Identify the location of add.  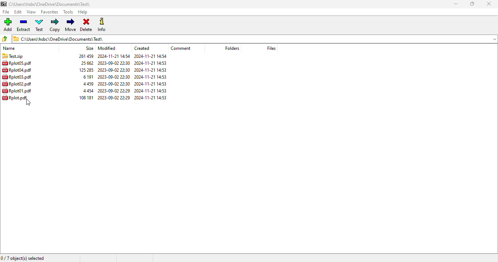
(8, 24).